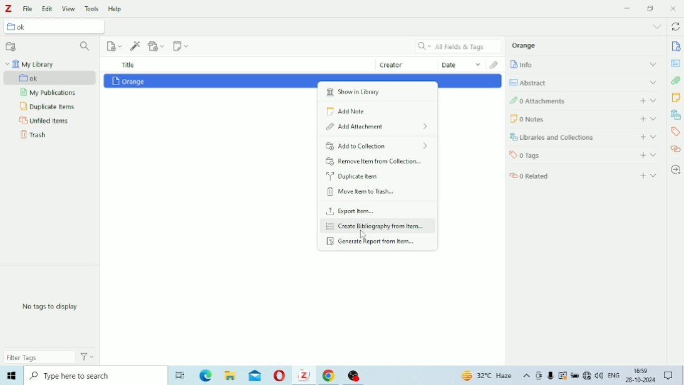 The height and width of the screenshot is (385, 684). I want to click on Date, so click(462, 64).